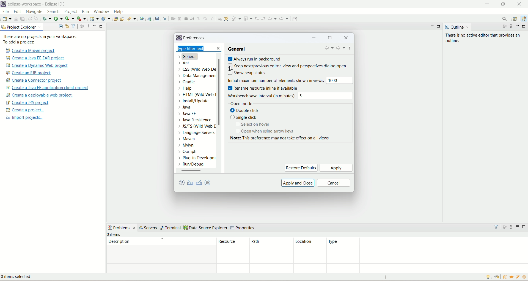  I want to click on close, so click(519, 4).